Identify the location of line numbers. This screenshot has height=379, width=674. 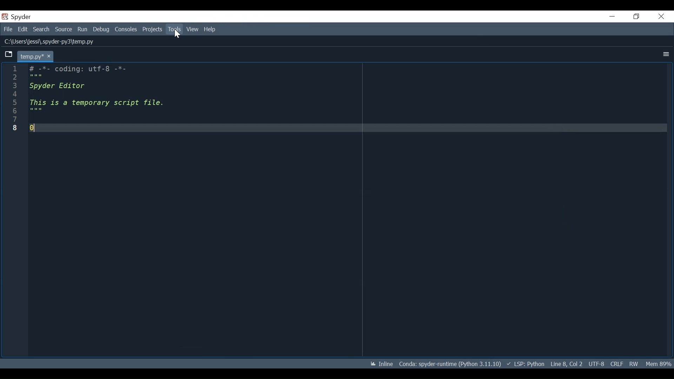
(14, 99).